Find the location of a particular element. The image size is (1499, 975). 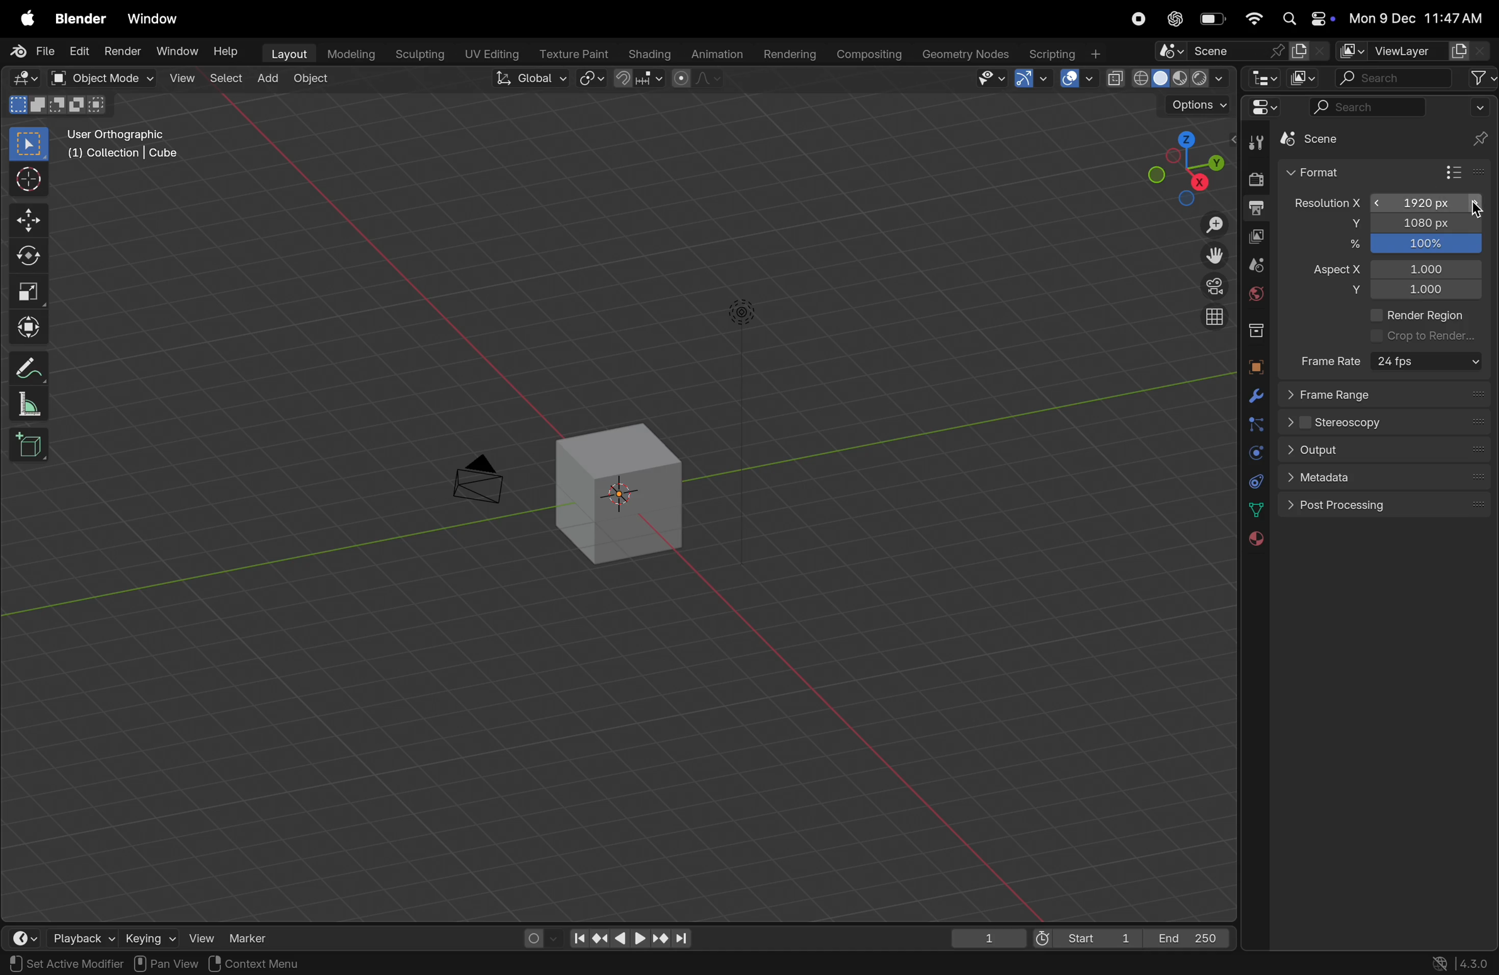

Edit is located at coordinates (81, 50).